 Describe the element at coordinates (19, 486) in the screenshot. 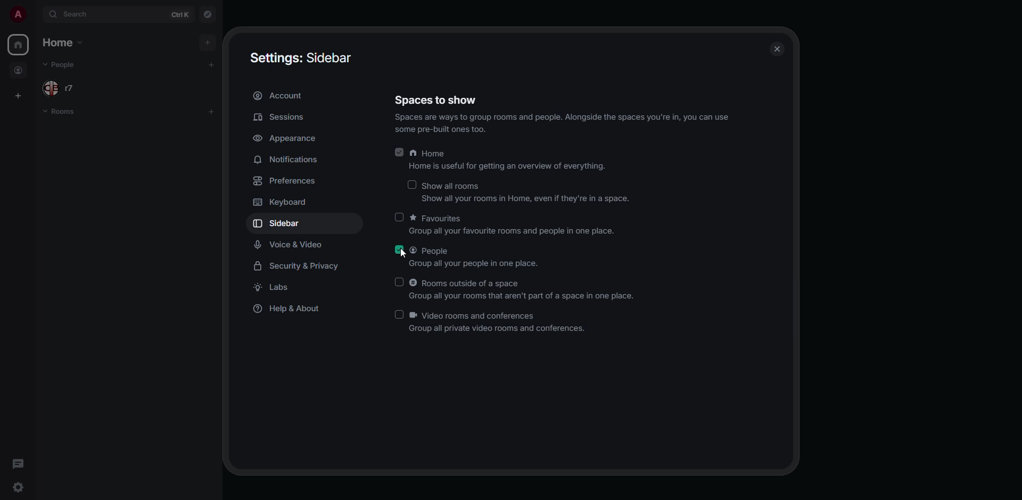

I see `quick settings` at that location.